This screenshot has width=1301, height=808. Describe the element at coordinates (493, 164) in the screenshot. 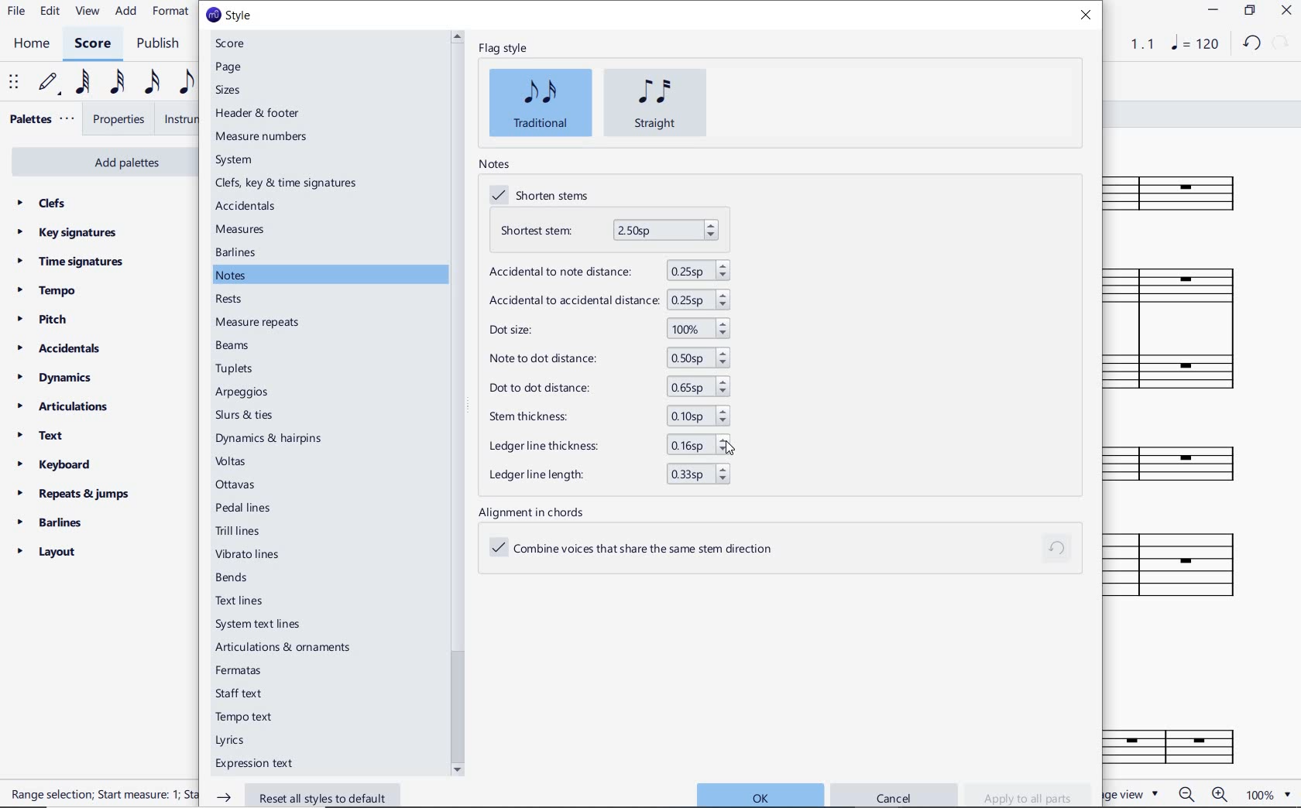

I see `notes` at that location.